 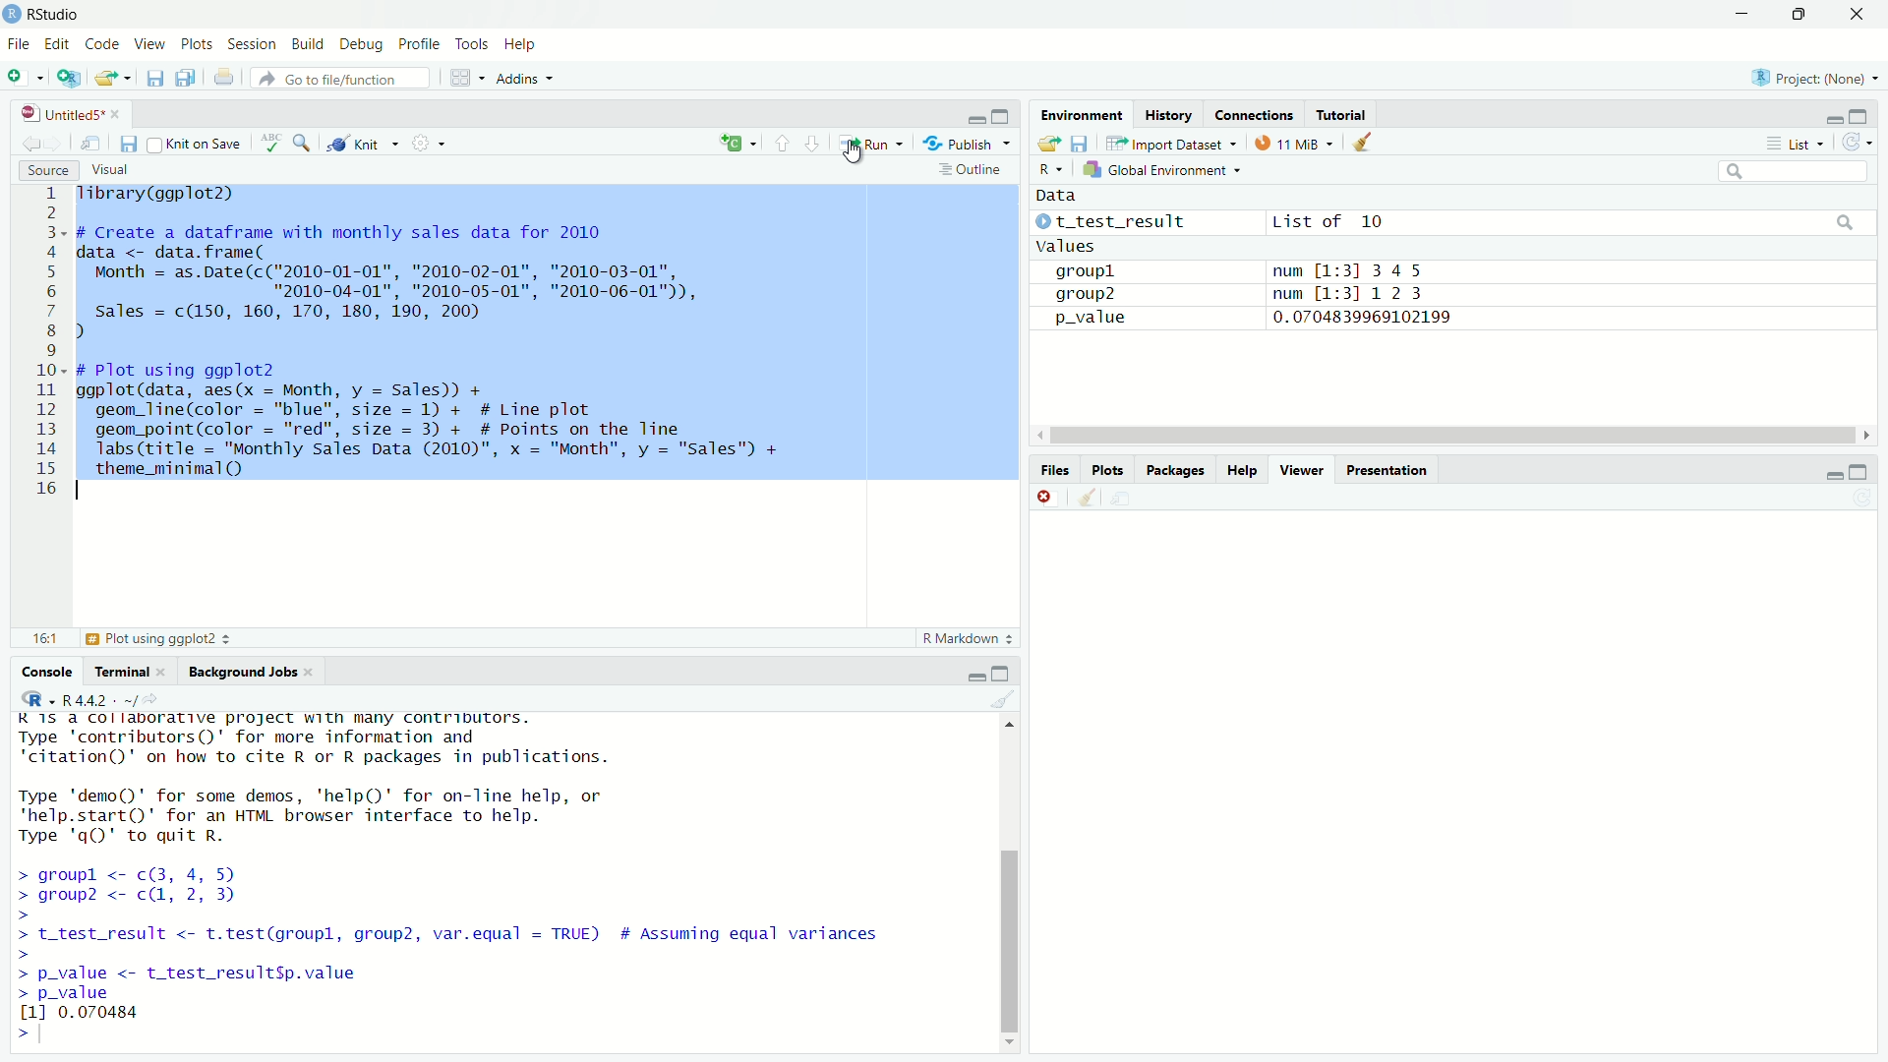 I want to click on re-run previous code, so click(x=735, y=145).